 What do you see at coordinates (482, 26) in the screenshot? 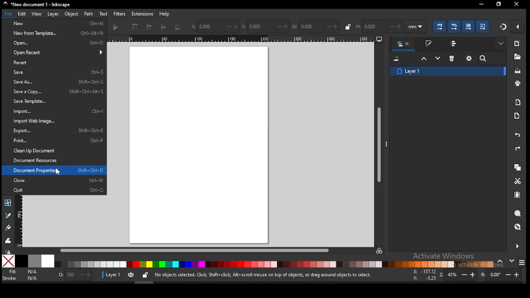
I see `move patterns along with objects` at bounding box center [482, 26].